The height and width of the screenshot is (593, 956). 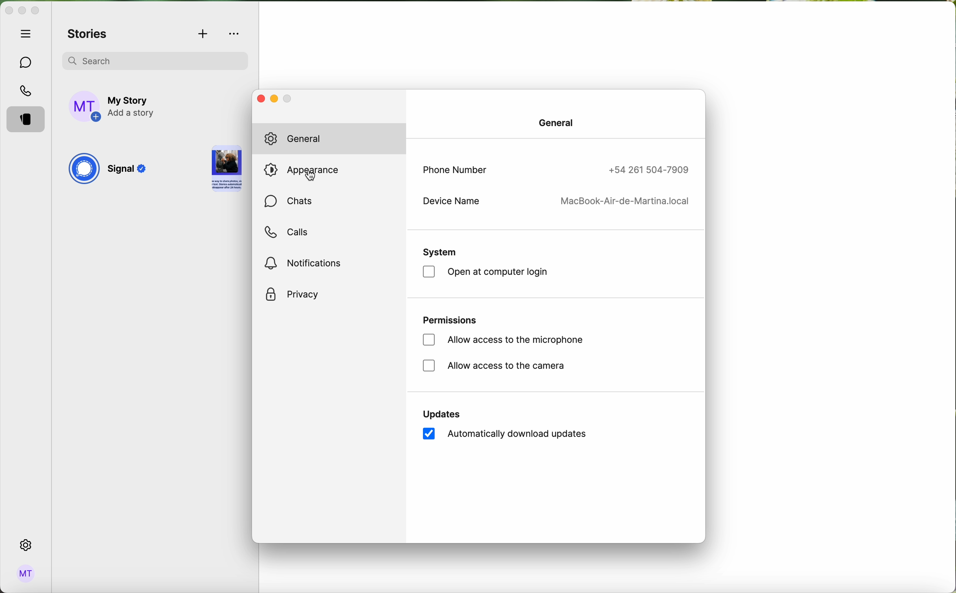 What do you see at coordinates (227, 170) in the screenshot?
I see `story` at bounding box center [227, 170].